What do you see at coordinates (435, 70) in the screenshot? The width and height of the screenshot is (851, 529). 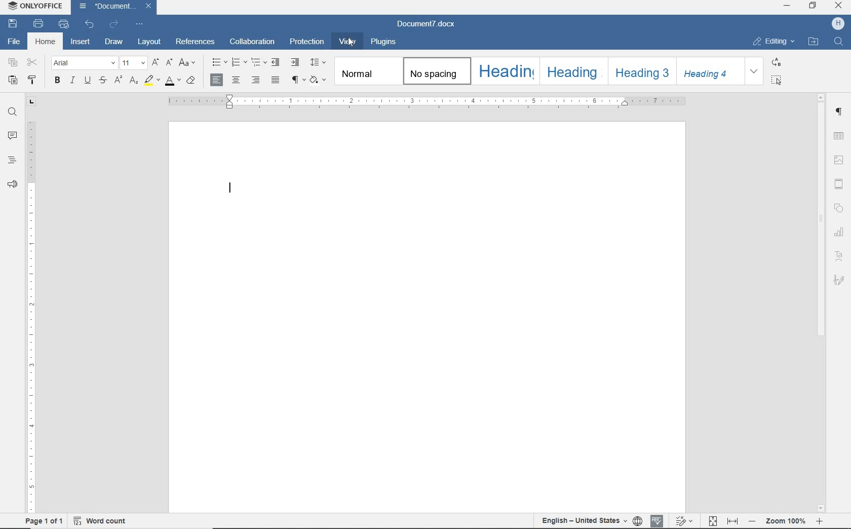 I see `NO SPACING` at bounding box center [435, 70].